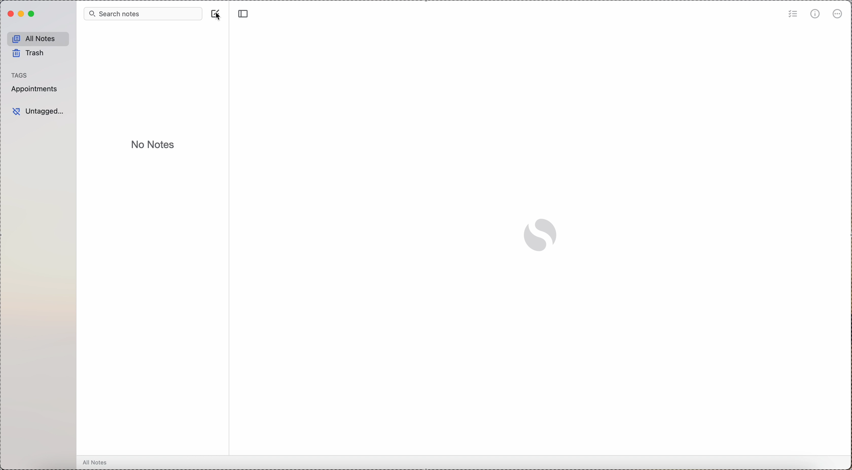 This screenshot has height=470, width=852. What do you see at coordinates (22, 14) in the screenshot?
I see `minimize Simplenote` at bounding box center [22, 14].